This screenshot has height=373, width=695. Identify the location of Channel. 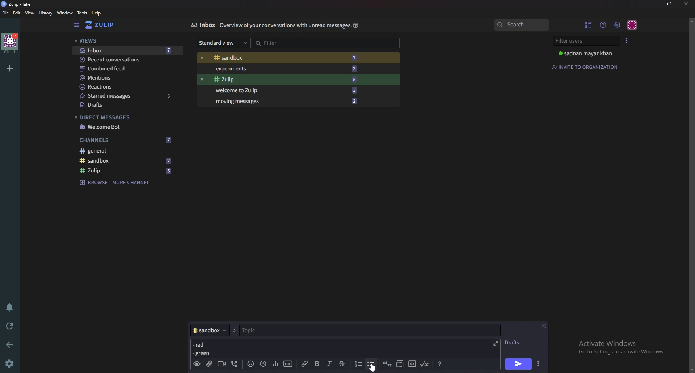
(210, 330).